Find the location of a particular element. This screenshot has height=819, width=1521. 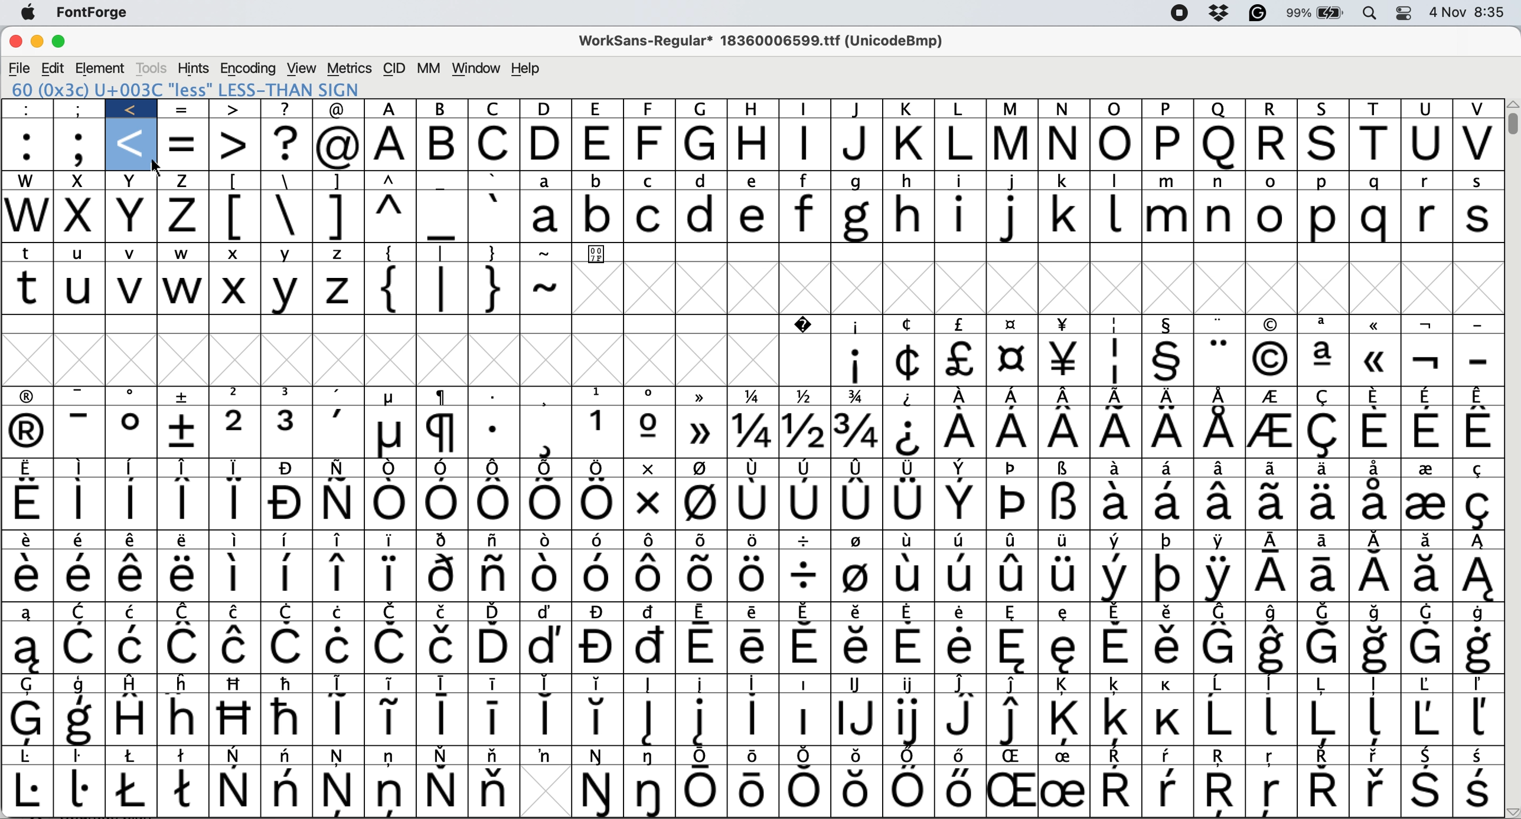

Symbol is located at coordinates (391, 538).